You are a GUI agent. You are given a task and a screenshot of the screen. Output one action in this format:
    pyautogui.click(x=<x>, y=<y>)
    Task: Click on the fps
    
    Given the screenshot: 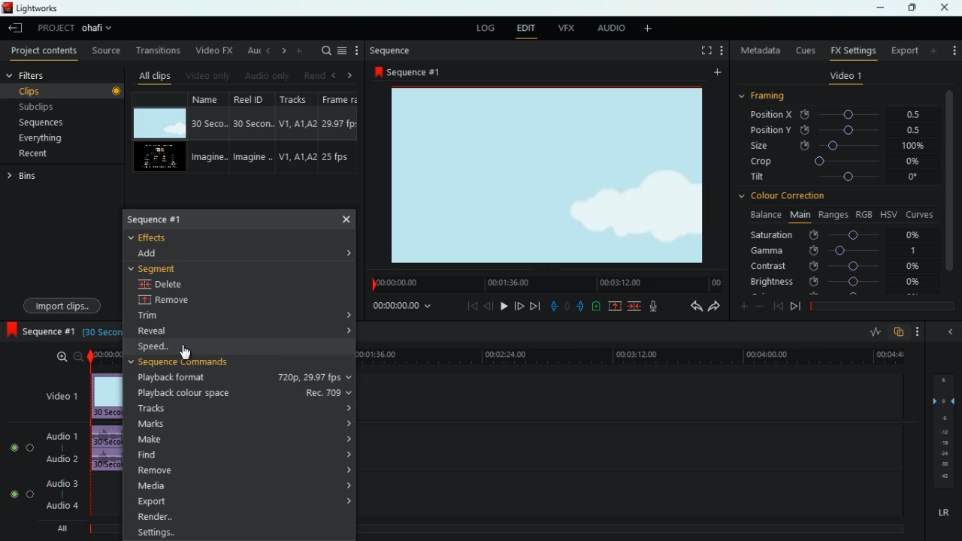 What is the action you would take?
    pyautogui.click(x=337, y=132)
    